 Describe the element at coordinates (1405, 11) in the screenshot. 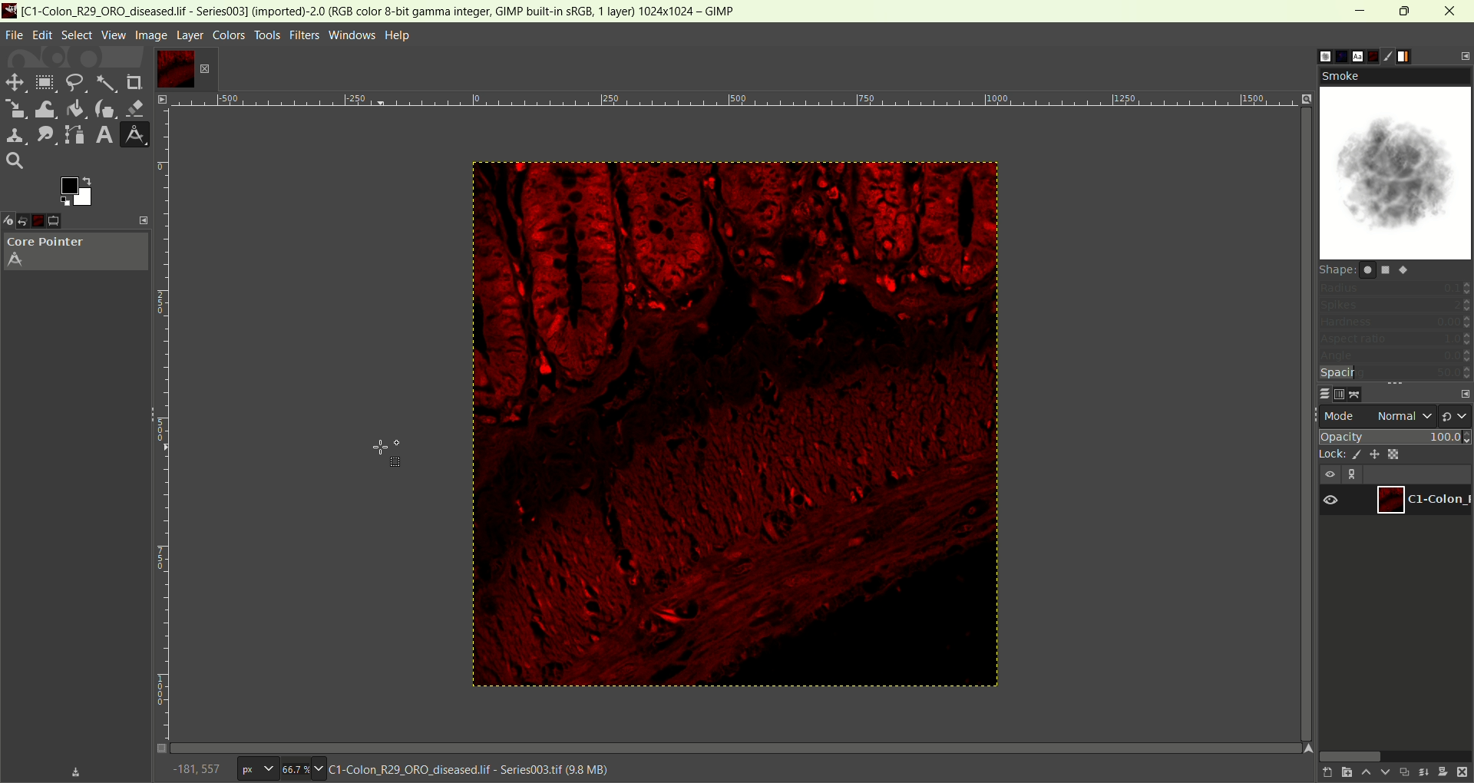

I see `maximize` at that location.